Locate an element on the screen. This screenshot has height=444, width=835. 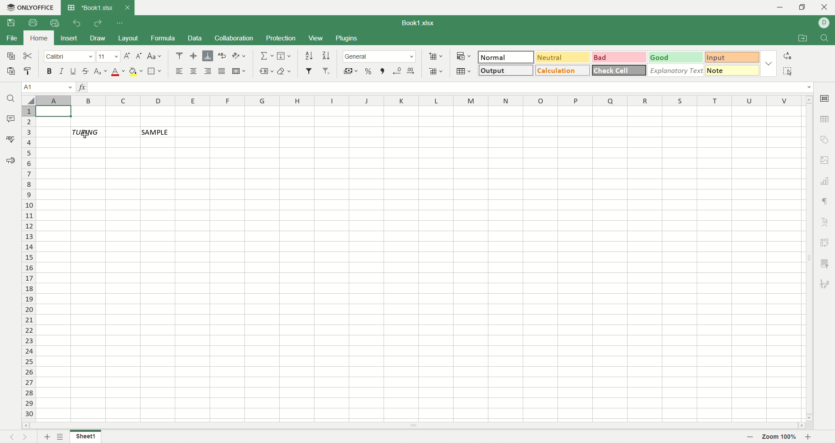
paragraph settings is located at coordinates (825, 201).